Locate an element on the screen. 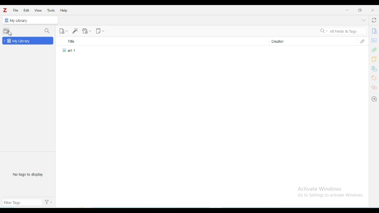 The image size is (379, 213). add item(s) by identifier is located at coordinates (75, 31).